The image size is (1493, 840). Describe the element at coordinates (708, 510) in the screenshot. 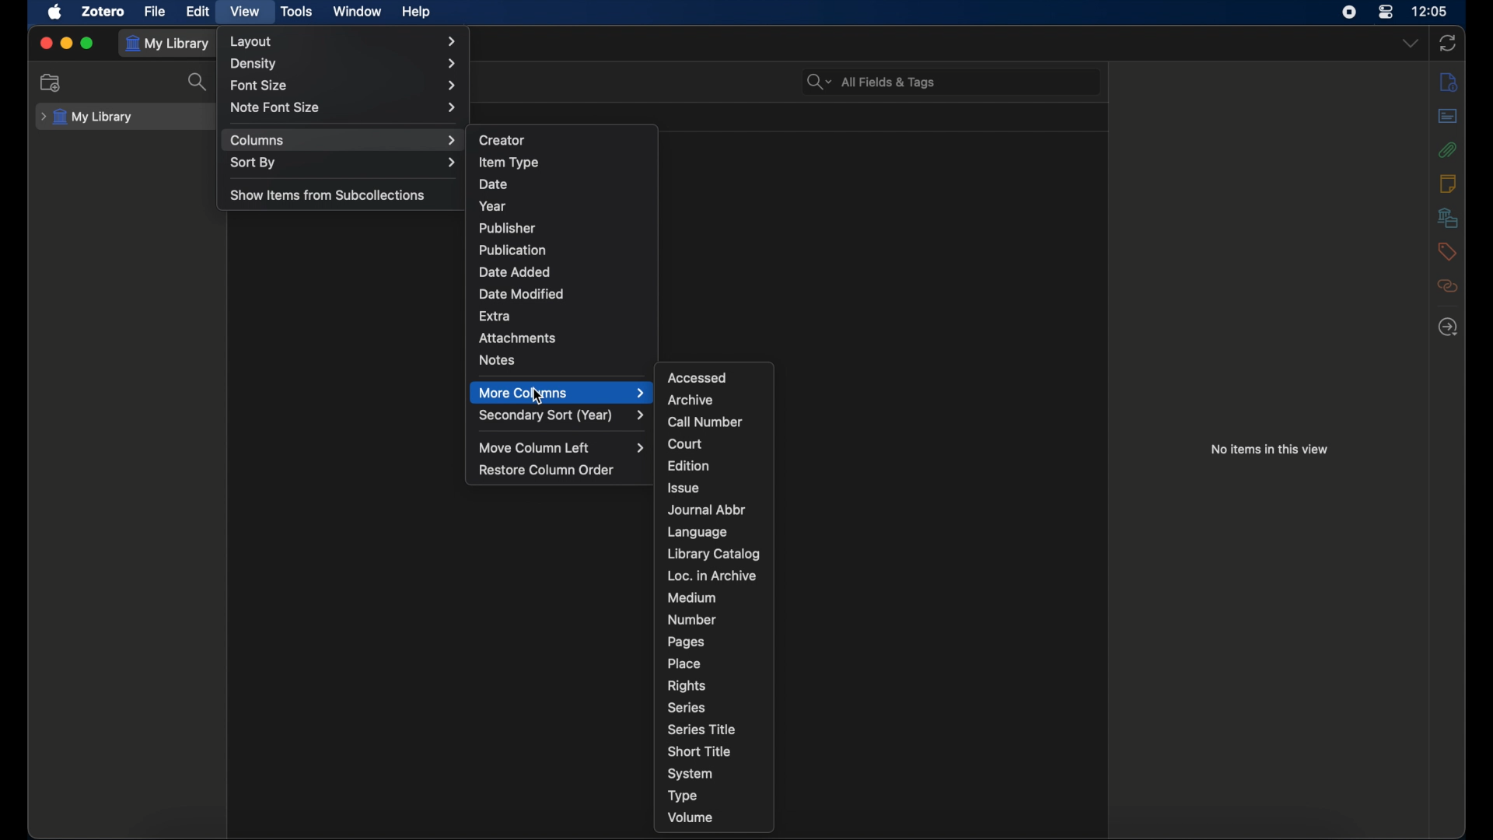

I see `journal abbr` at that location.